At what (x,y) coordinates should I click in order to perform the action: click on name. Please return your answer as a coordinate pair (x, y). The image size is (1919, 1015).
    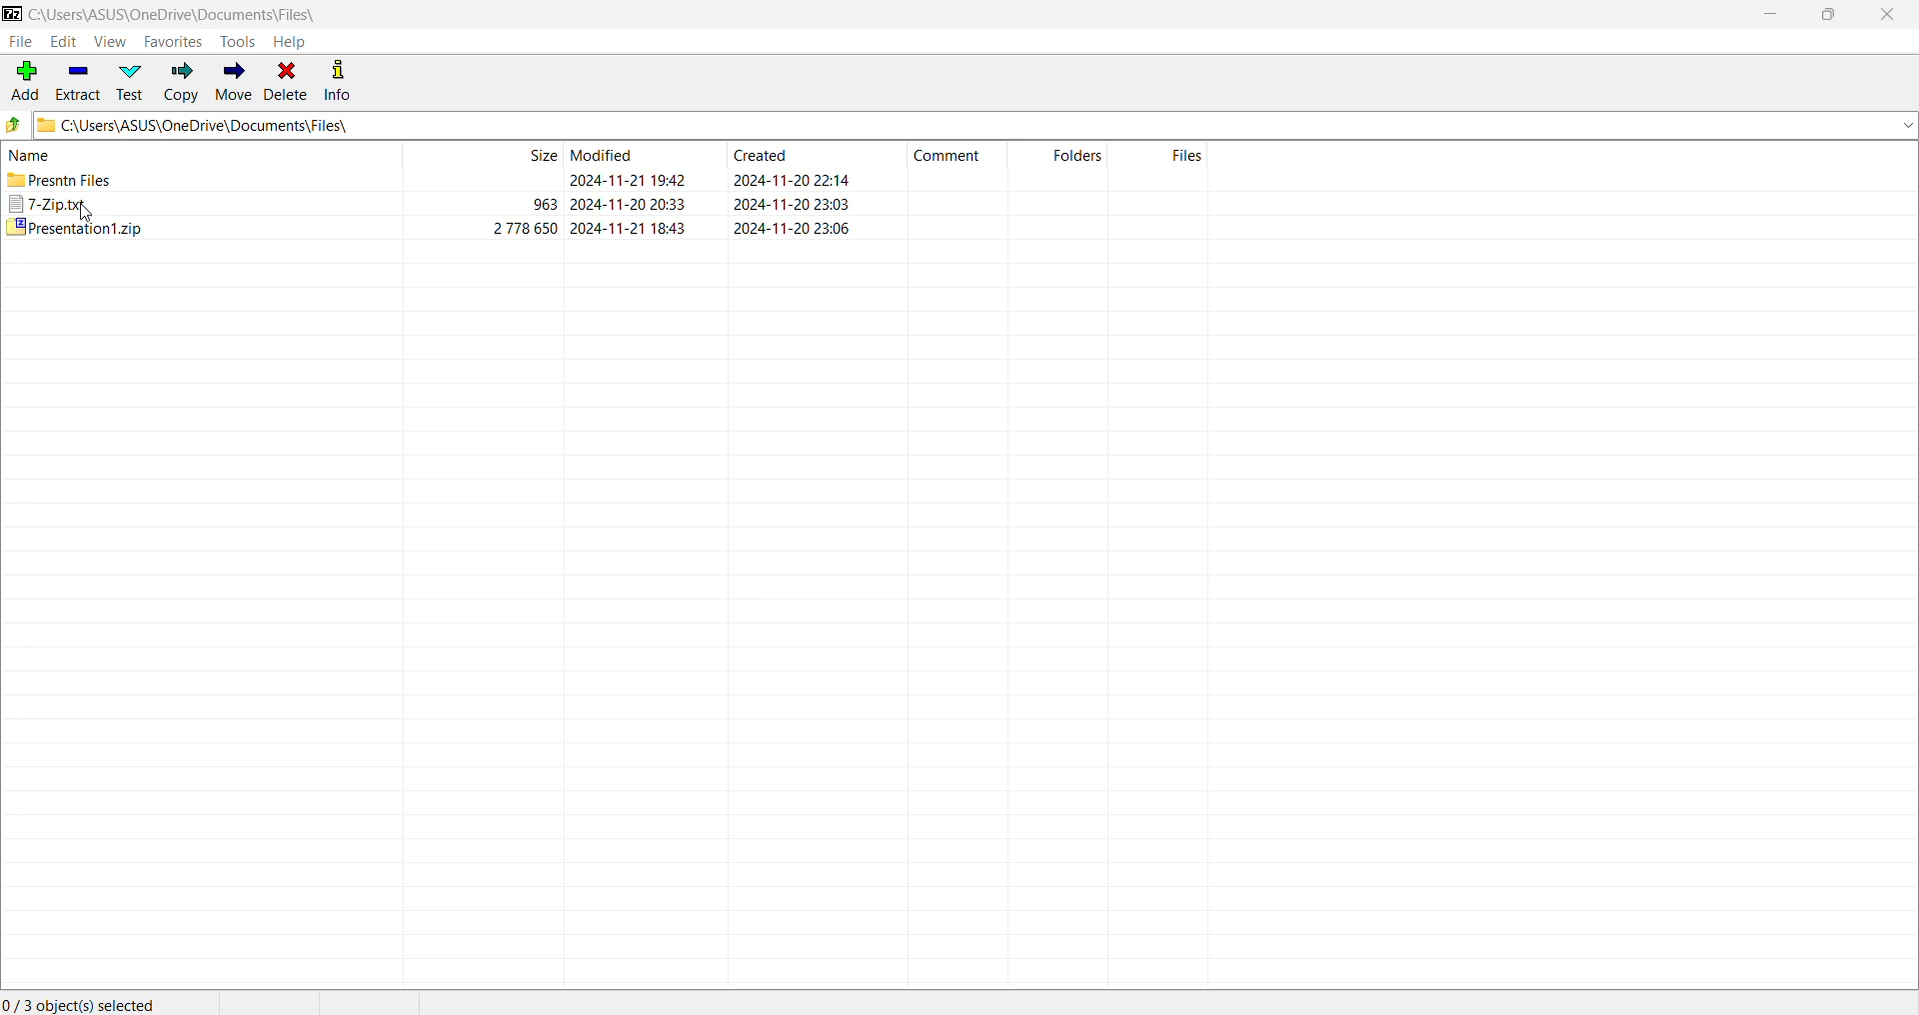
    Looking at the image, I should click on (30, 155).